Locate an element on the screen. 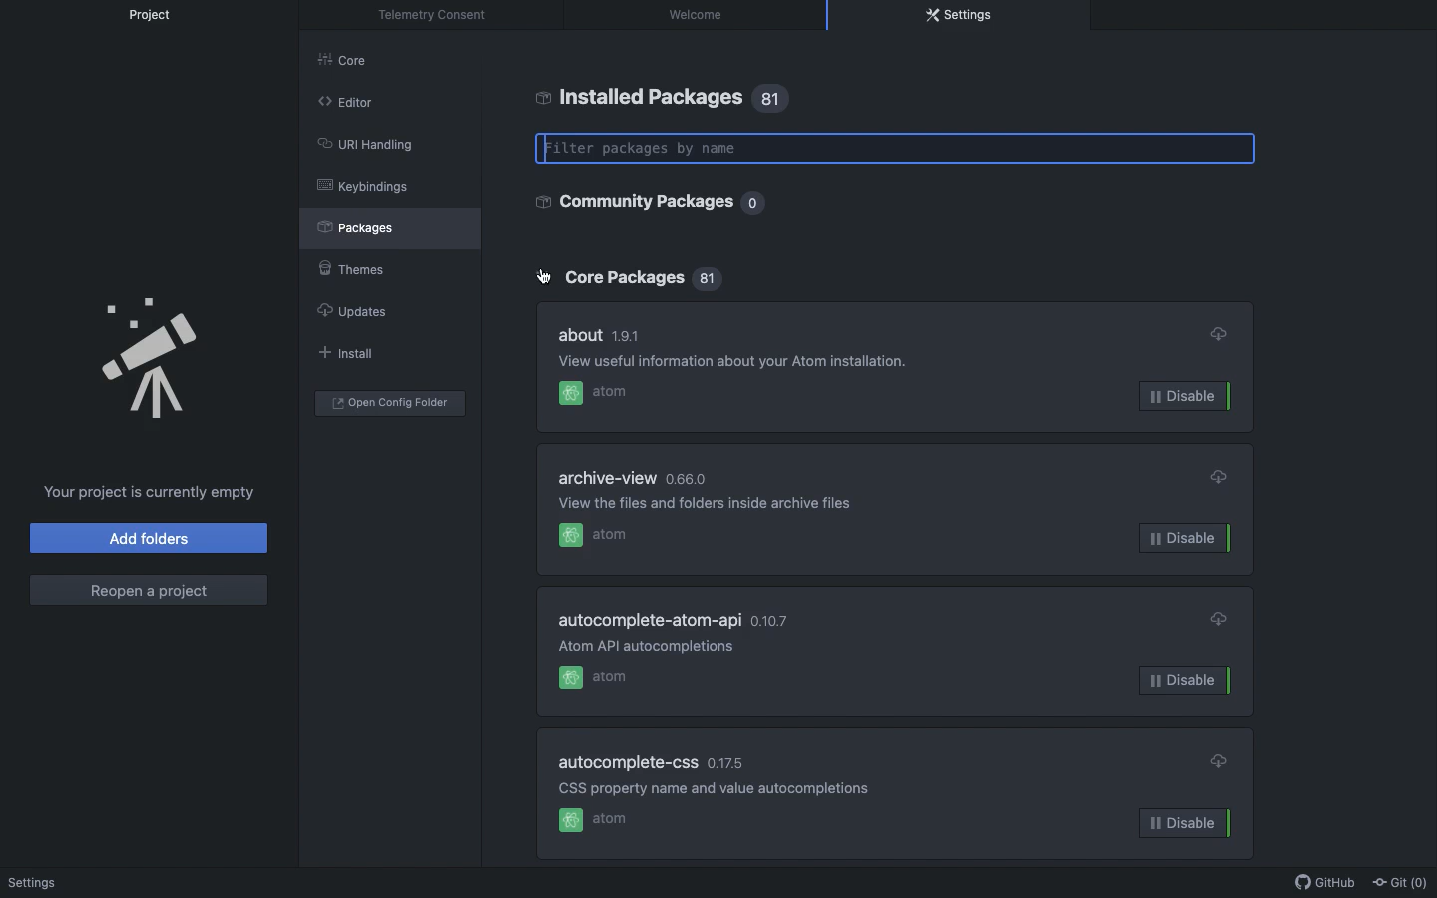 The width and height of the screenshot is (1437, 898). Open config folder is located at coordinates (390, 403).